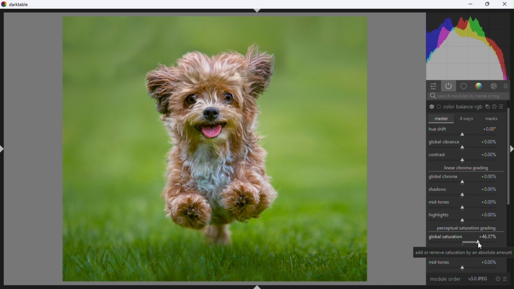  Describe the element at coordinates (494, 86) in the screenshot. I see `Effect` at that location.